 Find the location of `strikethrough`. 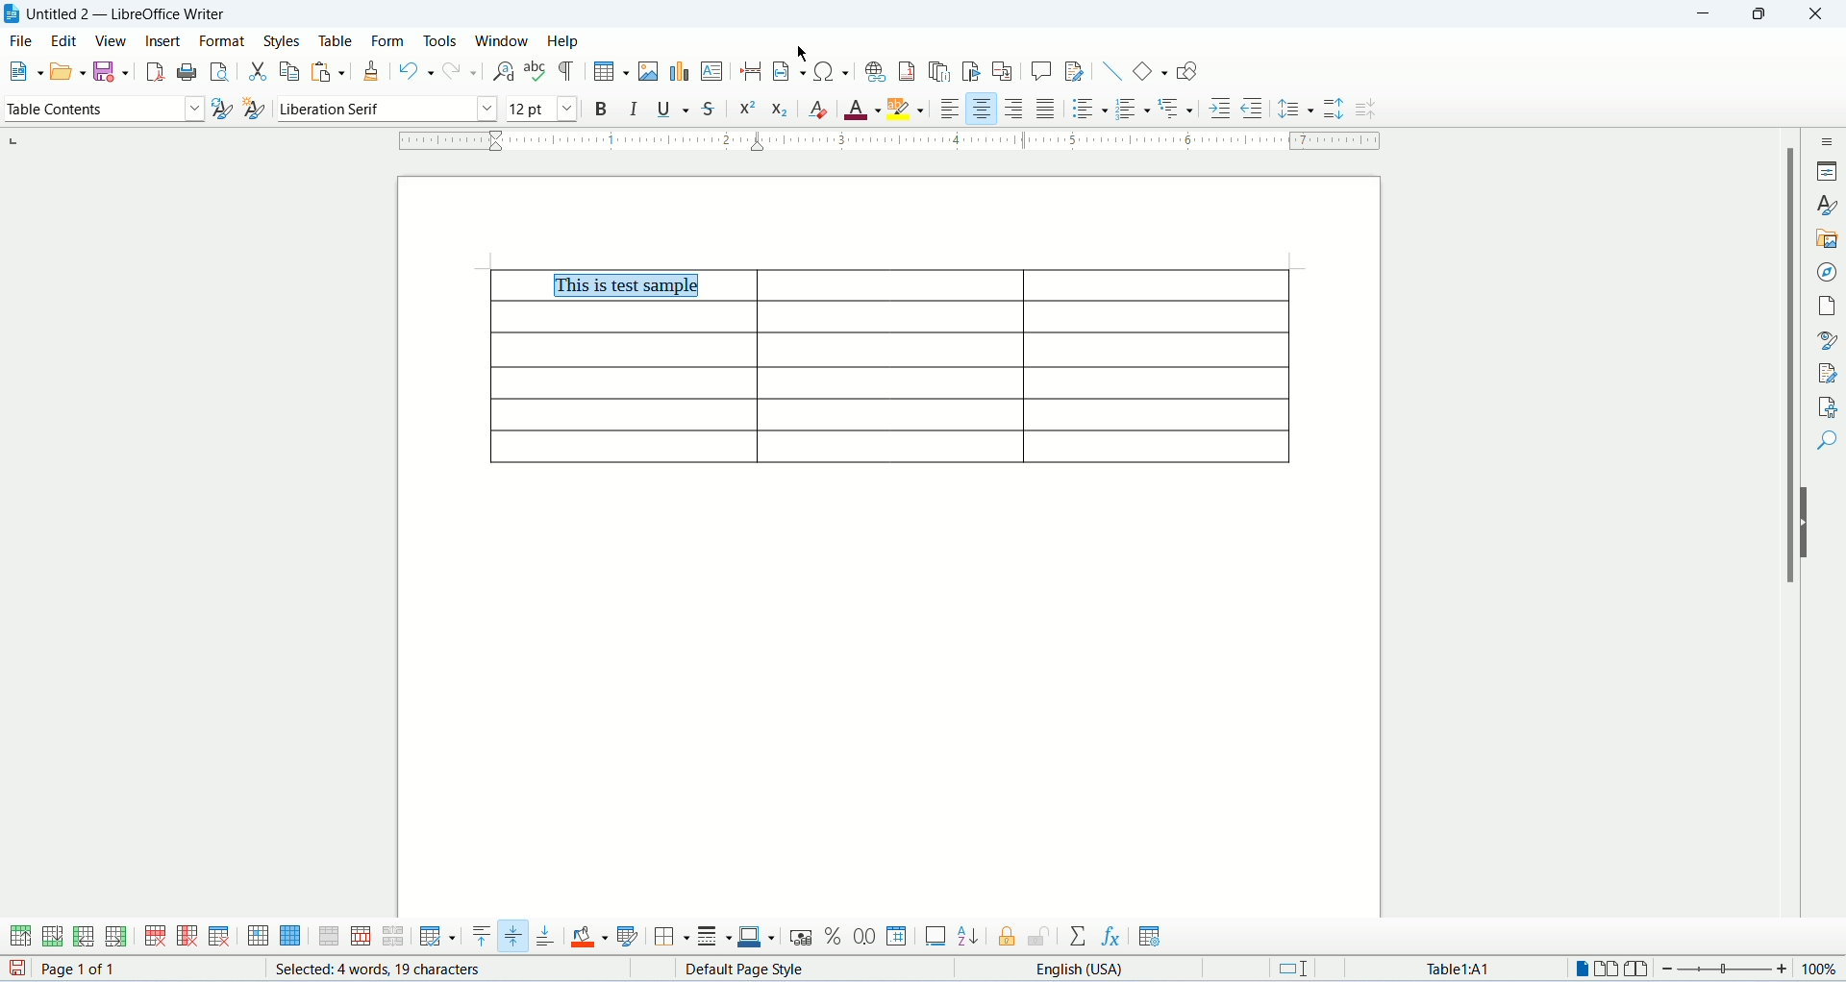

strikethrough is located at coordinates (706, 110).